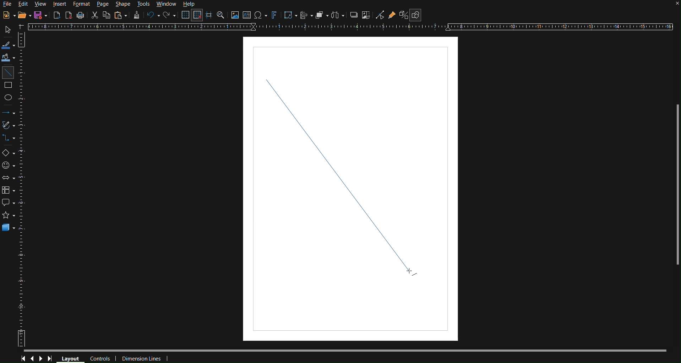 The height and width of the screenshot is (363, 681). Describe the element at coordinates (392, 15) in the screenshot. I see `Show Gluepoint Functions` at that location.